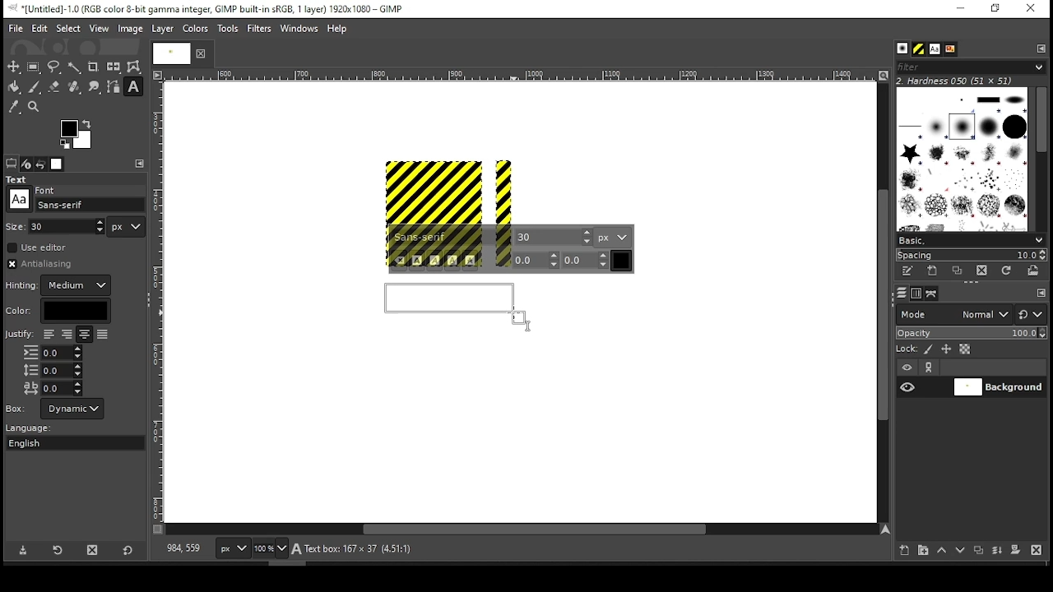  Describe the element at coordinates (127, 227) in the screenshot. I see `units` at that location.